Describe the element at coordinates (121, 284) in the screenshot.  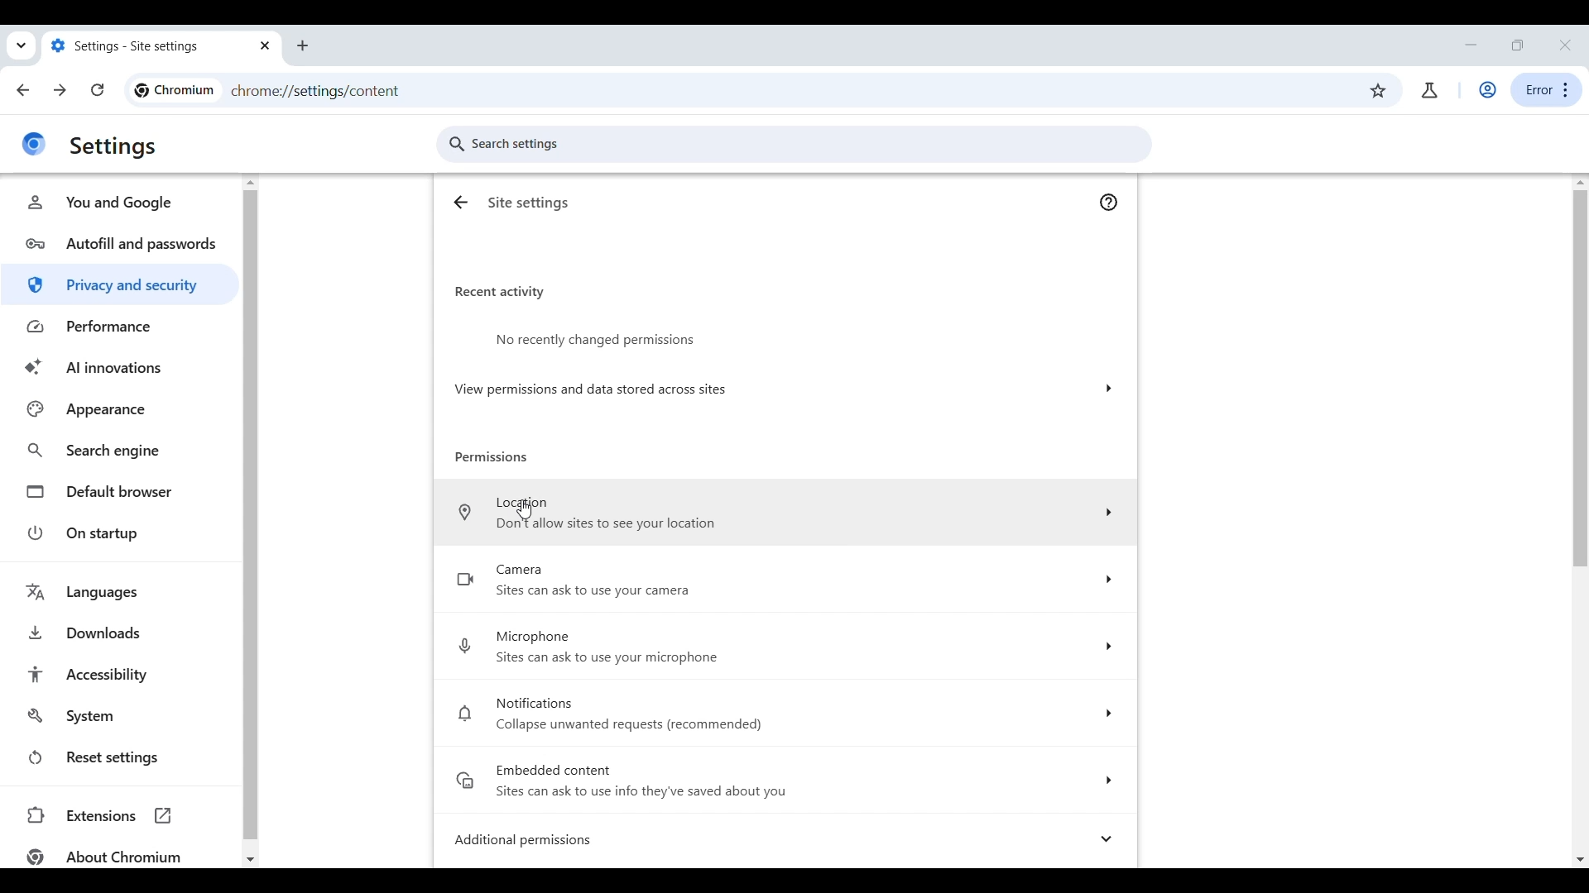
I see `Privacy and security highlighted` at that location.